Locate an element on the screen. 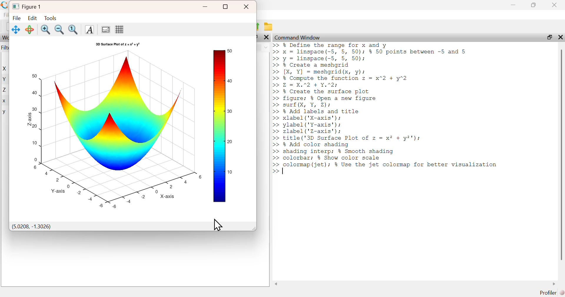  scroll right is located at coordinates (554, 284).